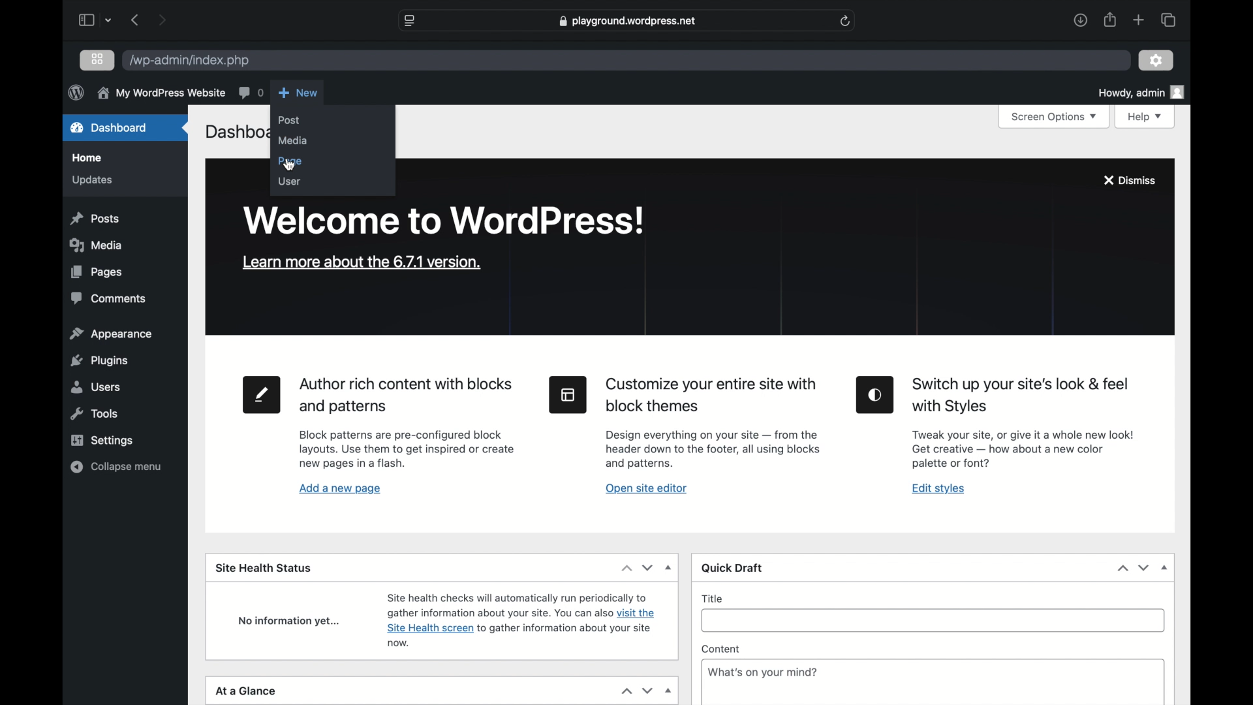 Image resolution: width=1253 pixels, height=705 pixels. What do you see at coordinates (1164, 568) in the screenshot?
I see `dropdown` at bounding box center [1164, 568].